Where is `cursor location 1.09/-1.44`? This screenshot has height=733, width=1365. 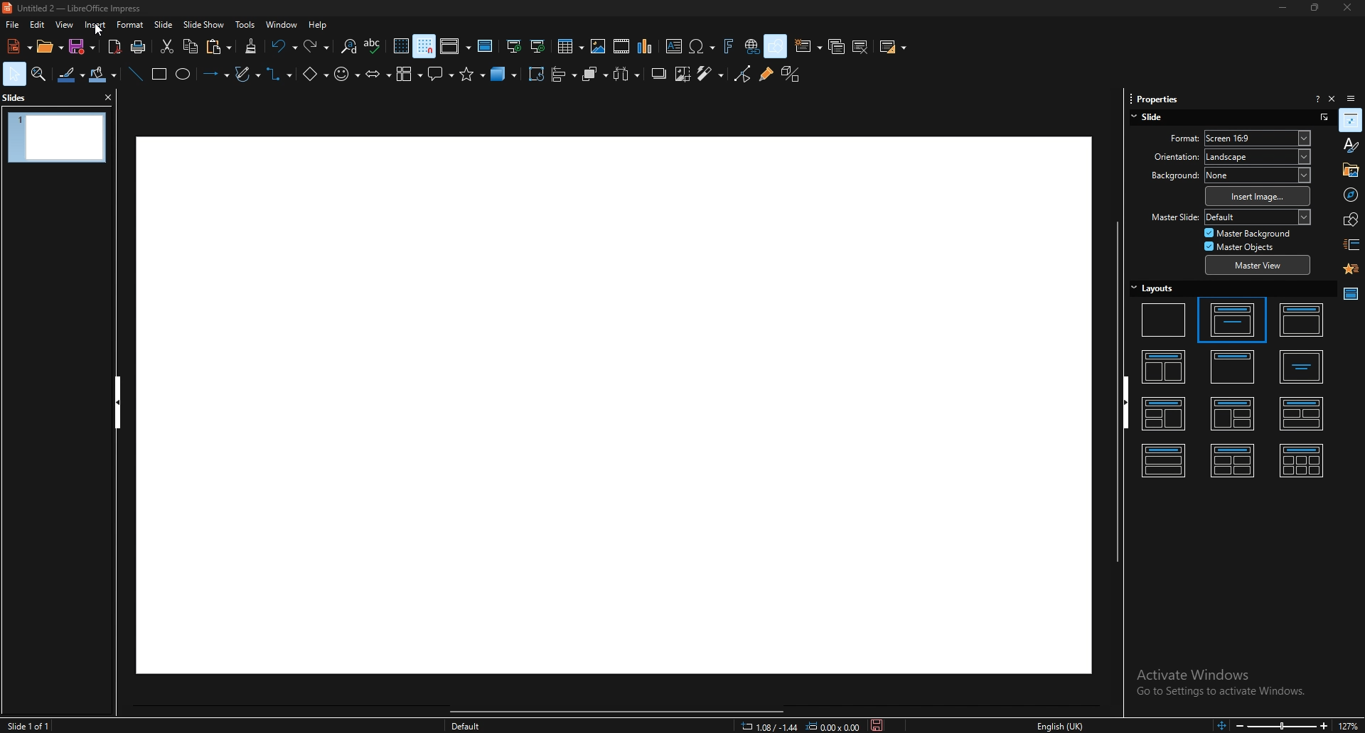
cursor location 1.09/-1.44 is located at coordinates (771, 726).